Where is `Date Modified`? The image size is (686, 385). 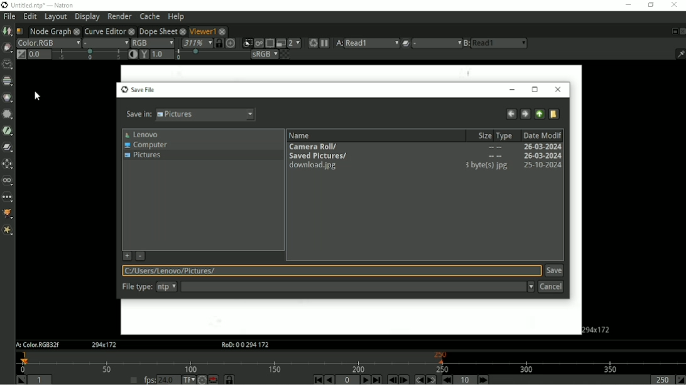 Date Modified is located at coordinates (542, 135).